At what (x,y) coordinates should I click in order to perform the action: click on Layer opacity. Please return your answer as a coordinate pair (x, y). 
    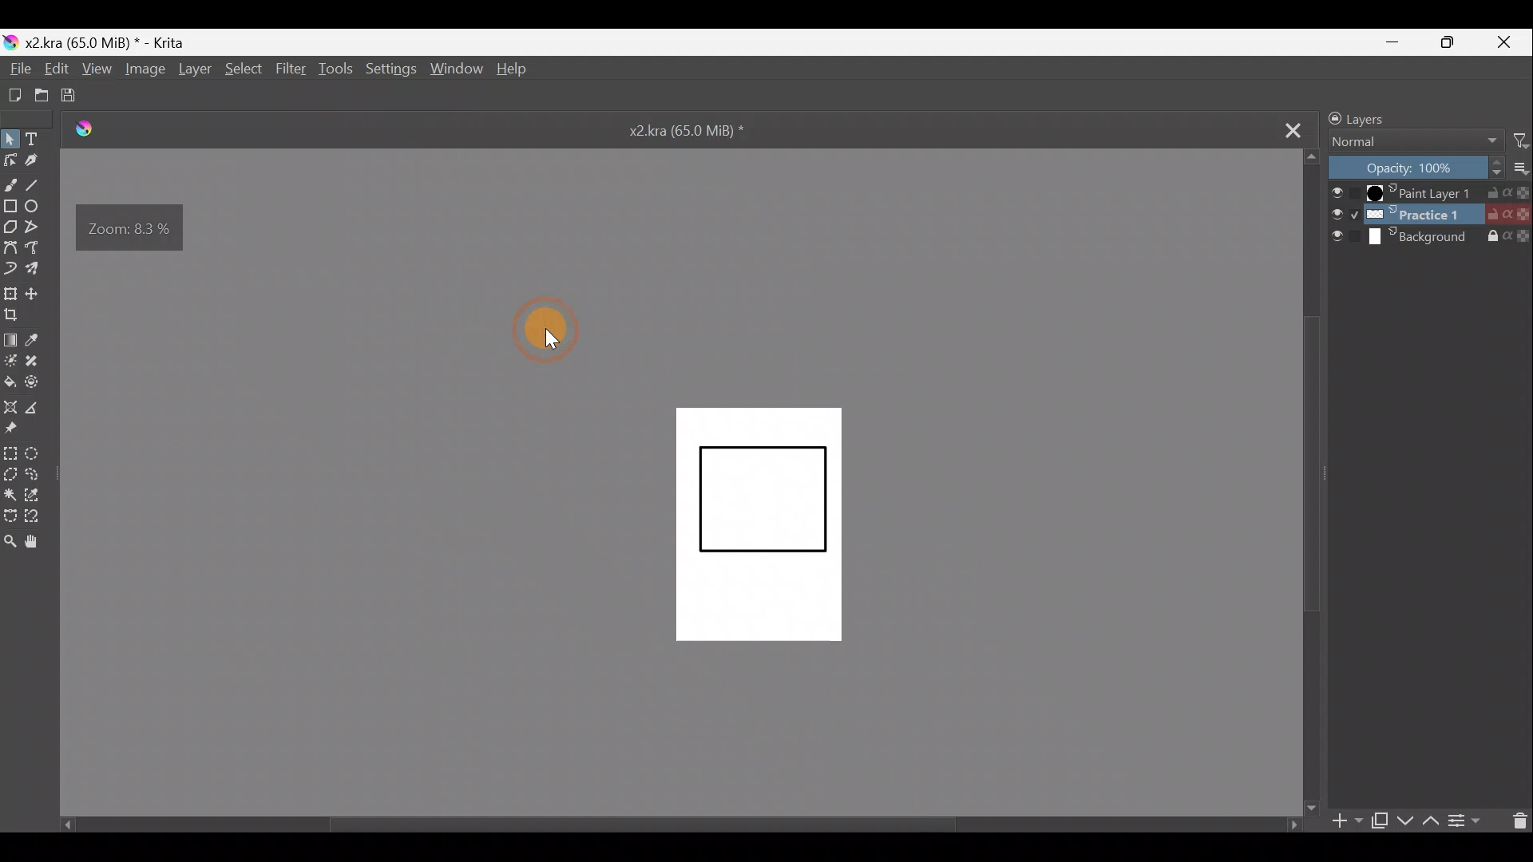
    Looking at the image, I should click on (1417, 168).